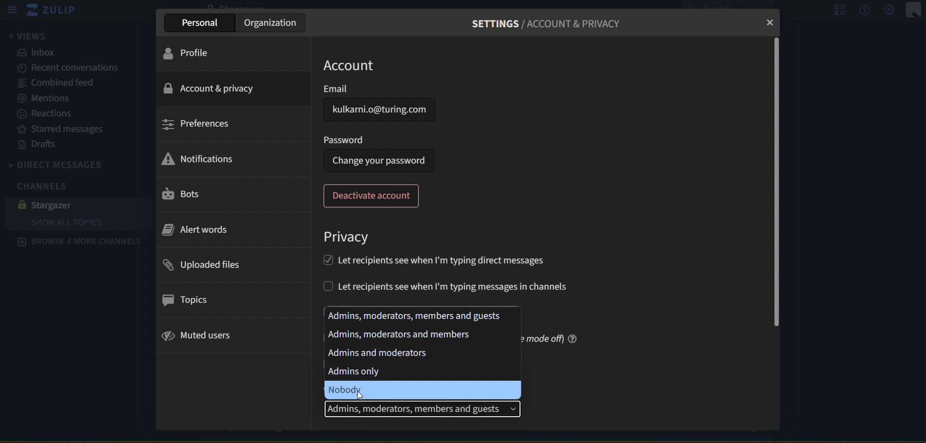 The image size is (926, 443). I want to click on deactivate account, so click(373, 196).